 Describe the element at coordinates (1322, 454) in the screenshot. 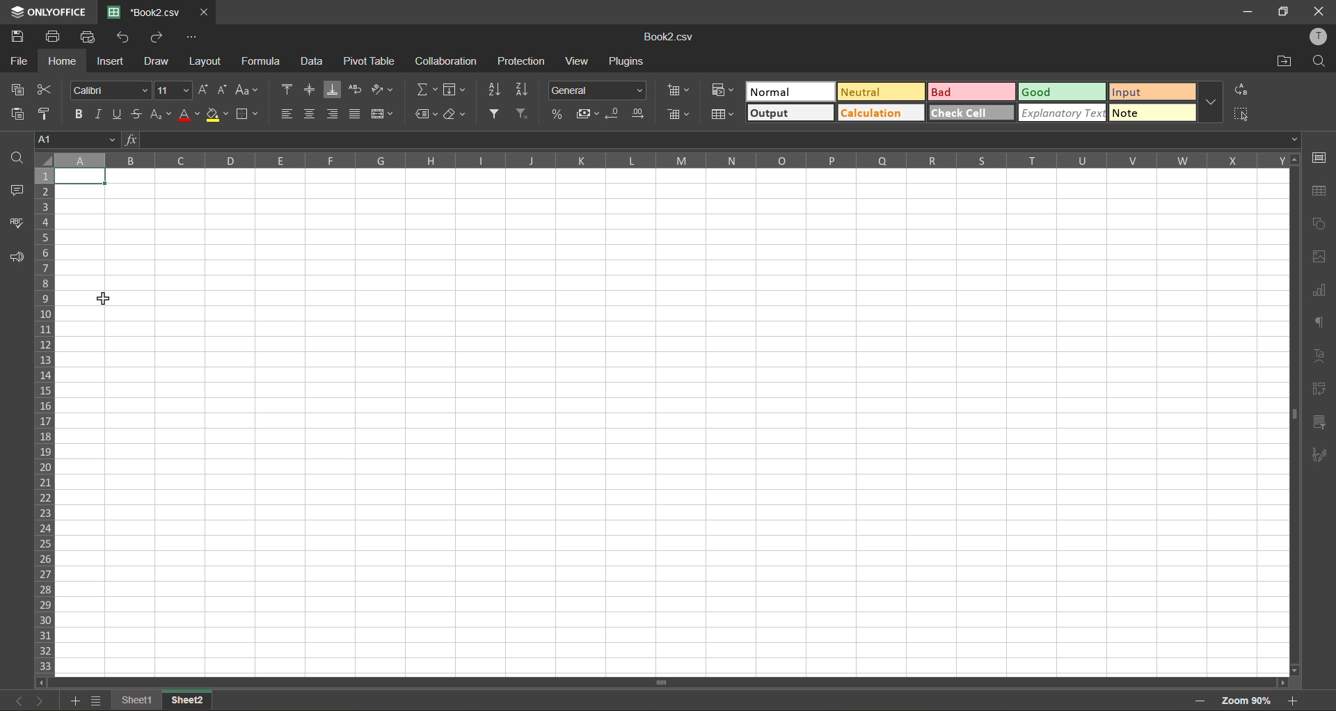

I see `signature` at that location.